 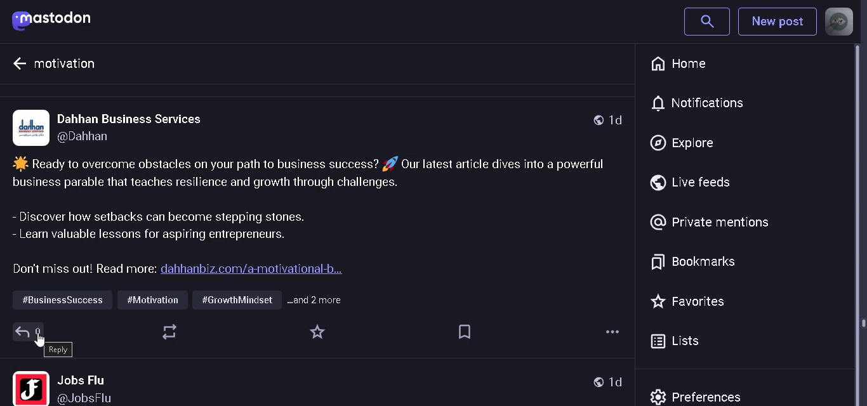 What do you see at coordinates (95, 388) in the screenshot?
I see `profile name` at bounding box center [95, 388].